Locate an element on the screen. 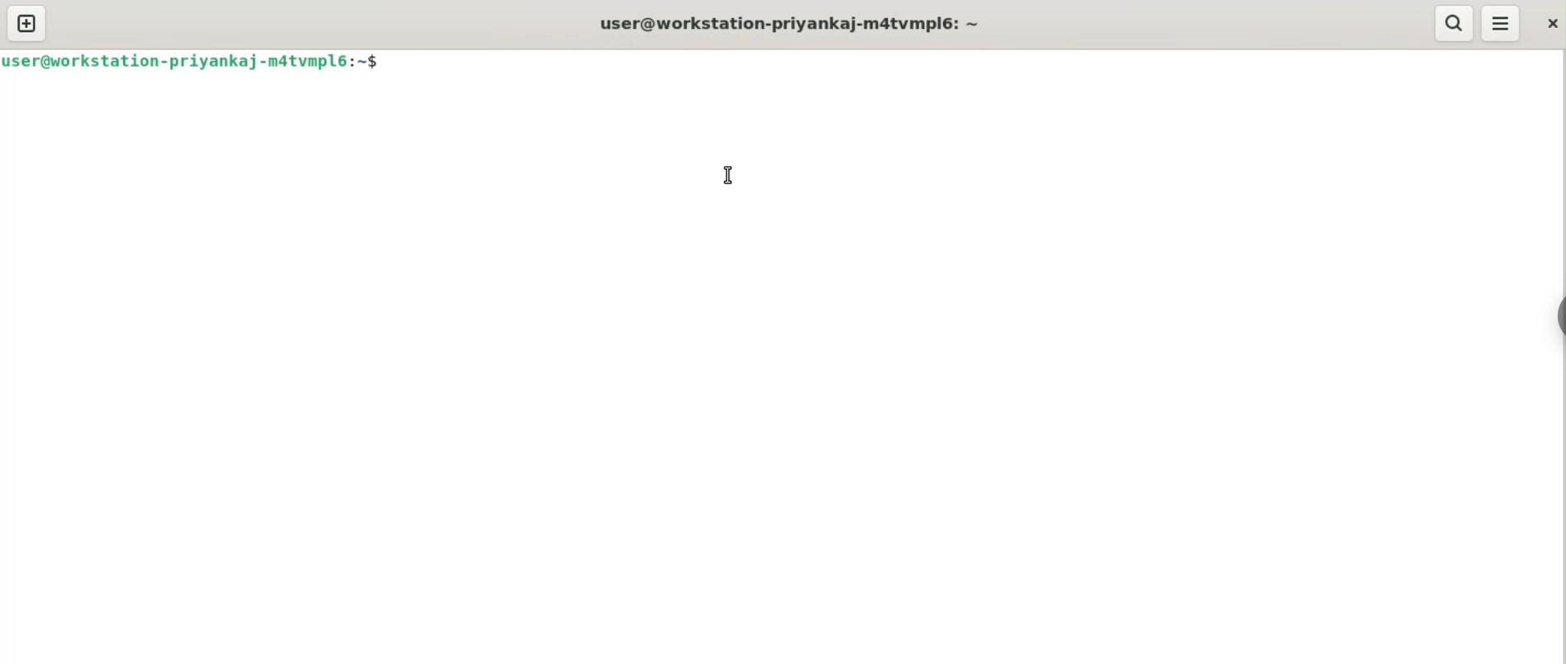  user@workstation-priyankaj-m4tvmpl6: ~ is located at coordinates (790, 23).